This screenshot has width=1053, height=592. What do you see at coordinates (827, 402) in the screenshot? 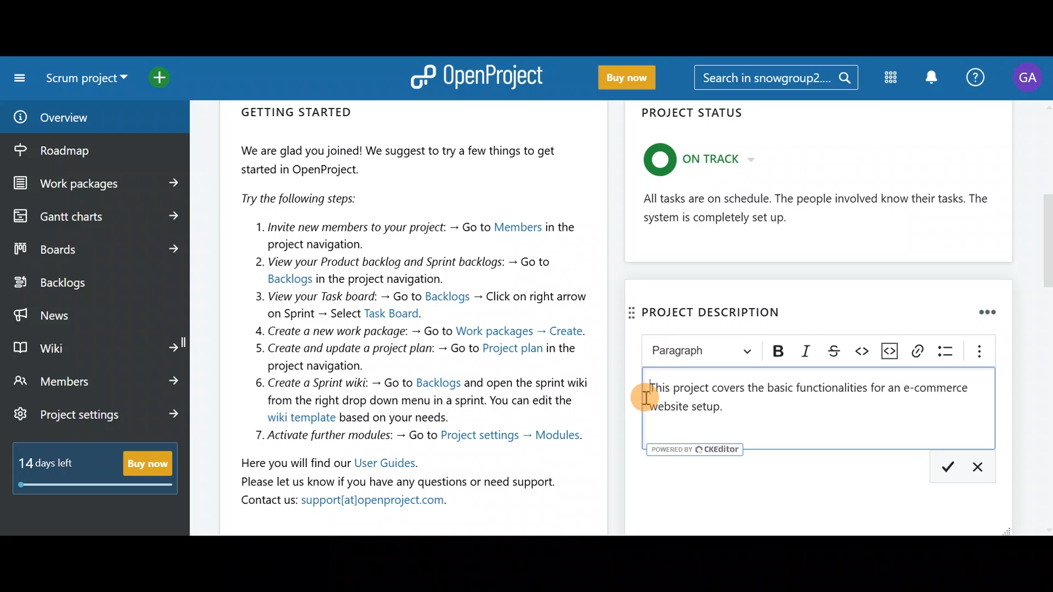
I see `Text editor` at bounding box center [827, 402].